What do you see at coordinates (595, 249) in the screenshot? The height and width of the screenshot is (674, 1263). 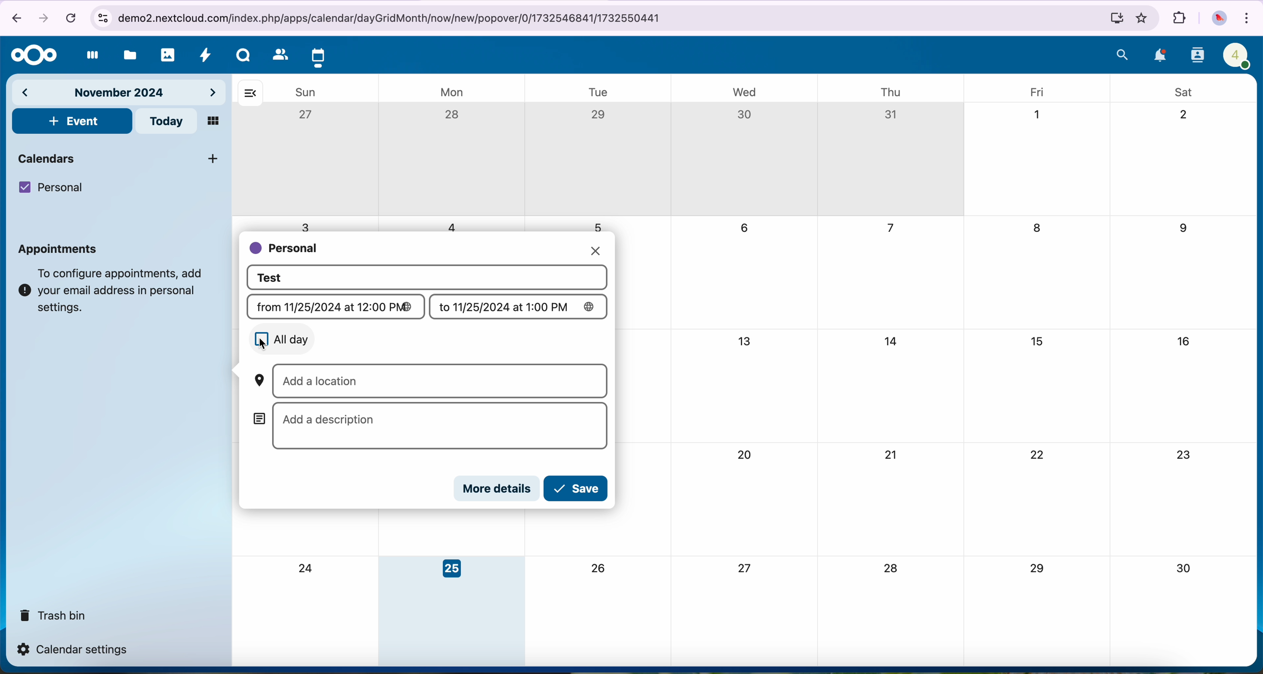 I see `close pop-up` at bounding box center [595, 249].